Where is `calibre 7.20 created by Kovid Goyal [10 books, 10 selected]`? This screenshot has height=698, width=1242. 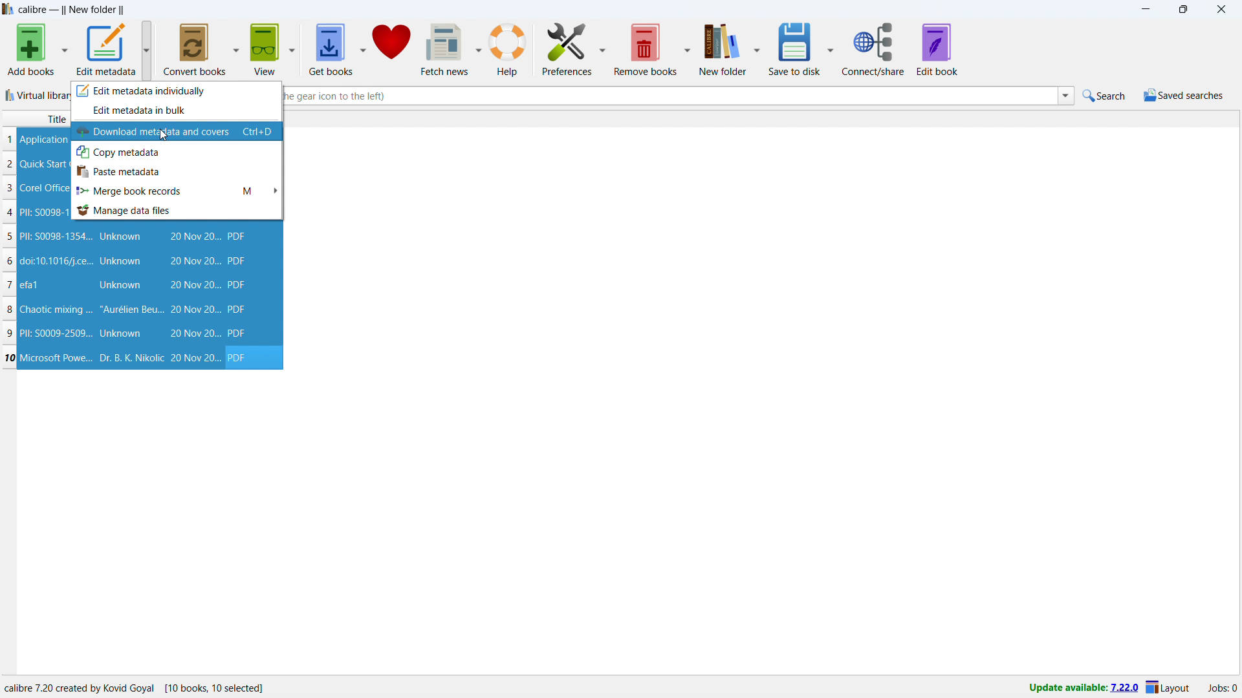 calibre 7.20 created by Kovid Goyal [10 books, 10 selected] is located at coordinates (135, 689).